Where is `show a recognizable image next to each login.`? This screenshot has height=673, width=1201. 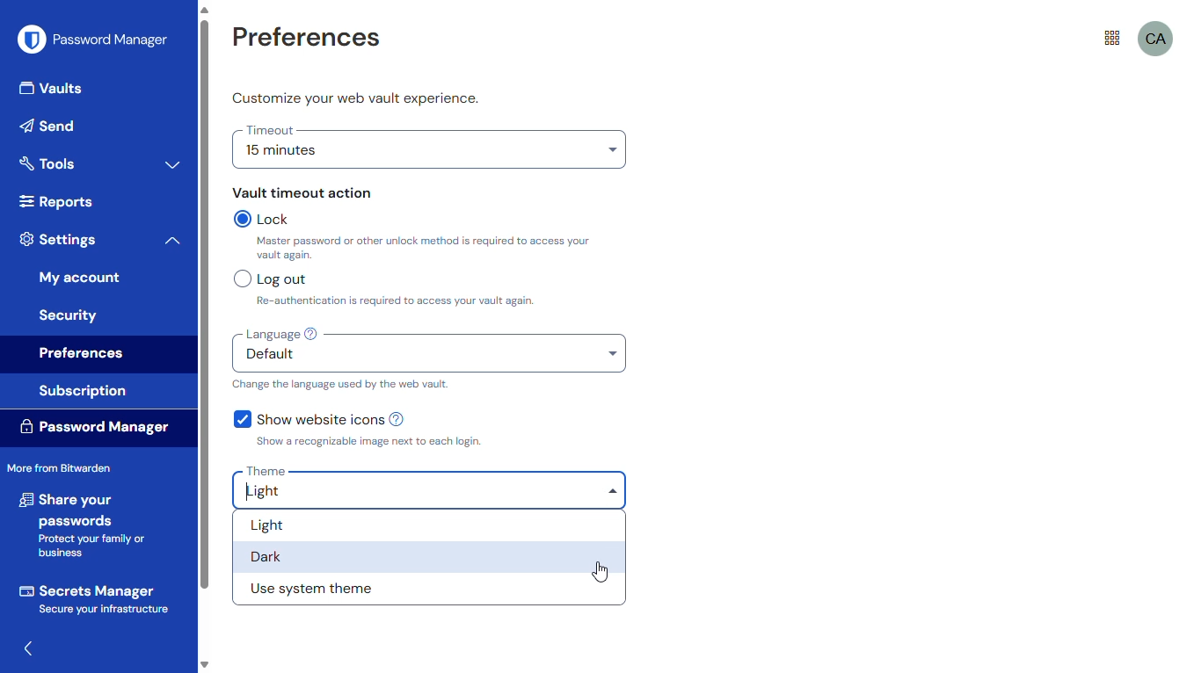 show a recognizable image next to each login. is located at coordinates (367, 442).